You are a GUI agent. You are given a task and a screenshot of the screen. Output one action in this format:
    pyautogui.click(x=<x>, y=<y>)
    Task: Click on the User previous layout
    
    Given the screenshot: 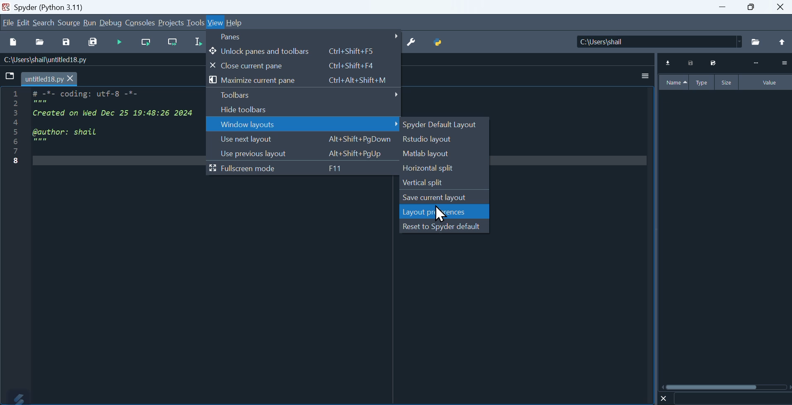 What is the action you would take?
    pyautogui.click(x=302, y=154)
    